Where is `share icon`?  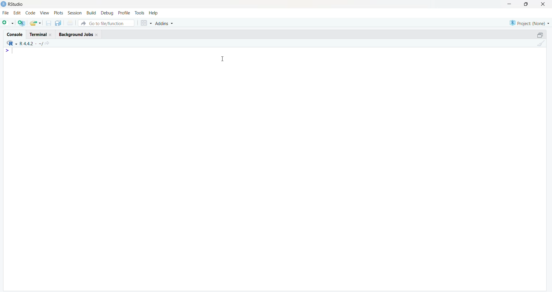
share icon is located at coordinates (47, 44).